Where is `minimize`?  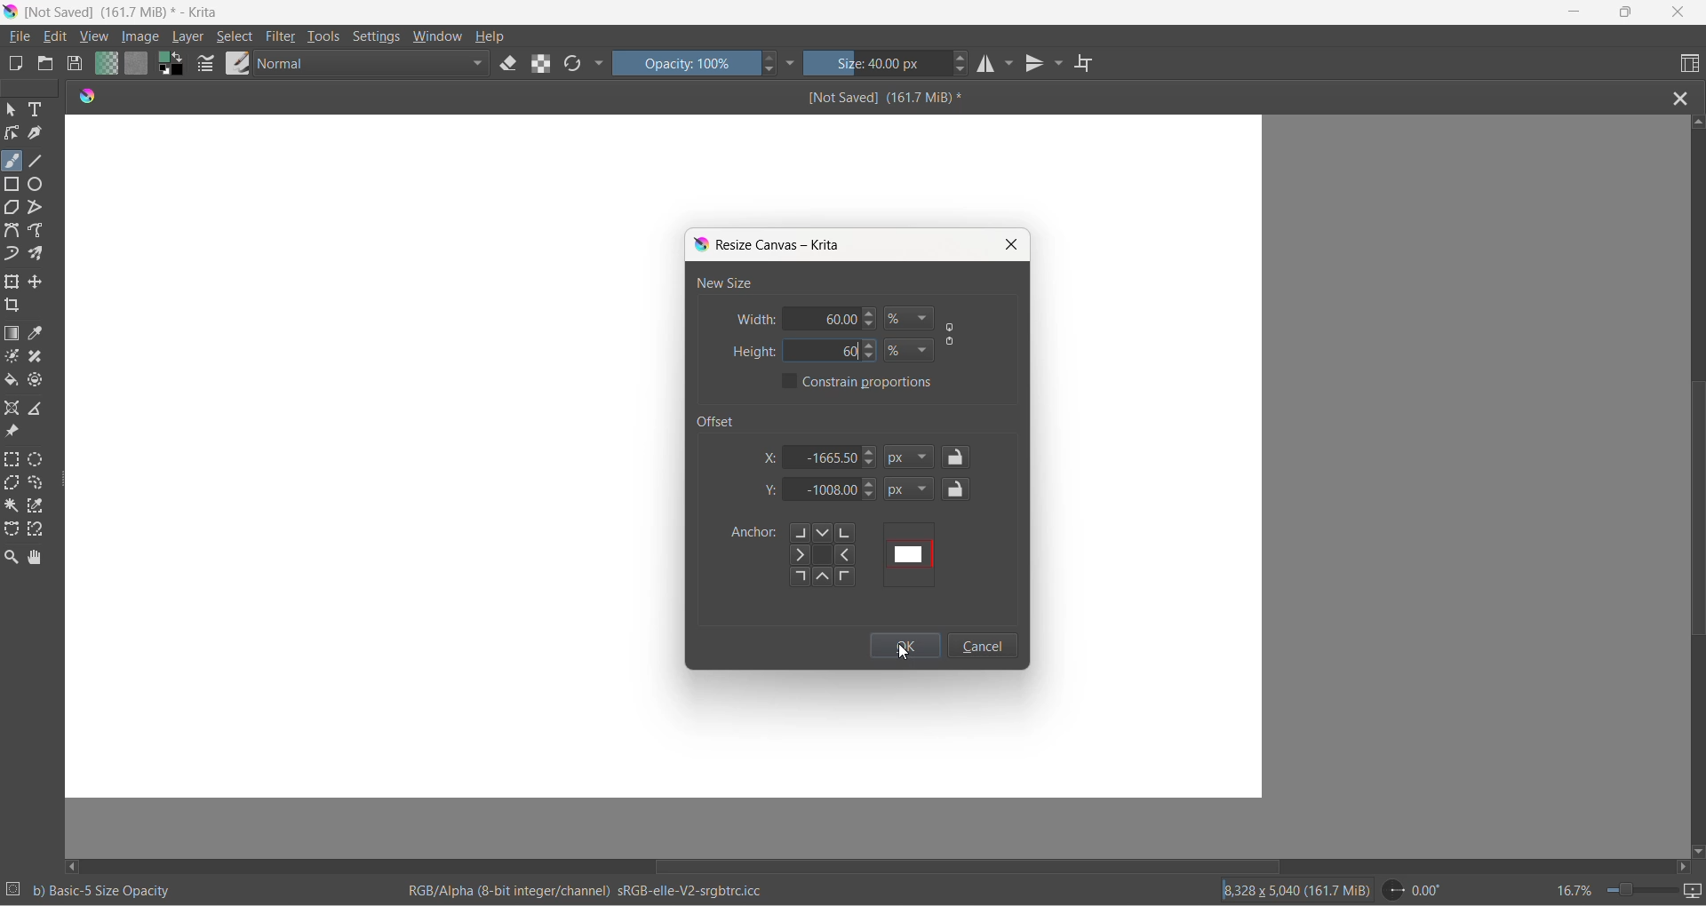
minimize is located at coordinates (1575, 13).